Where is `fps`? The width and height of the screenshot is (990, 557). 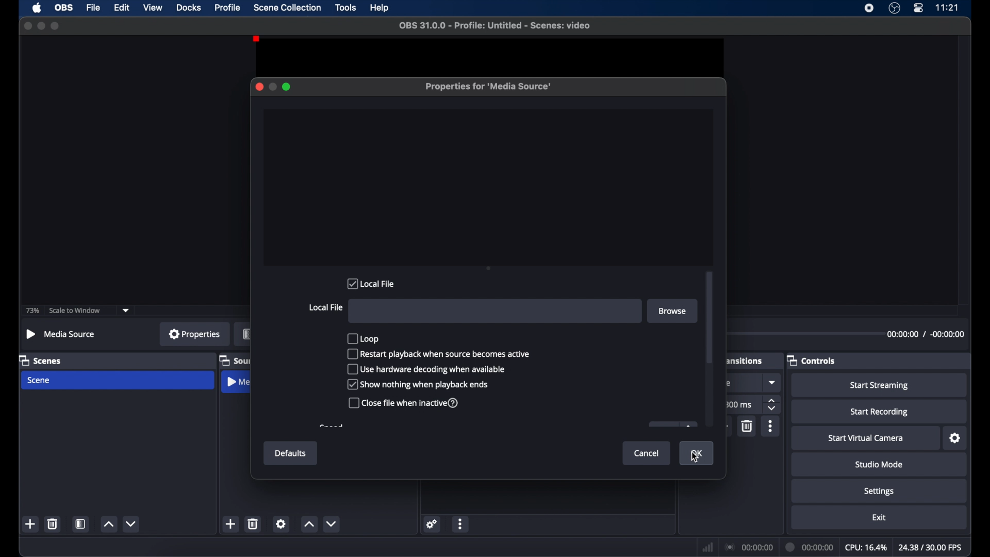
fps is located at coordinates (930, 547).